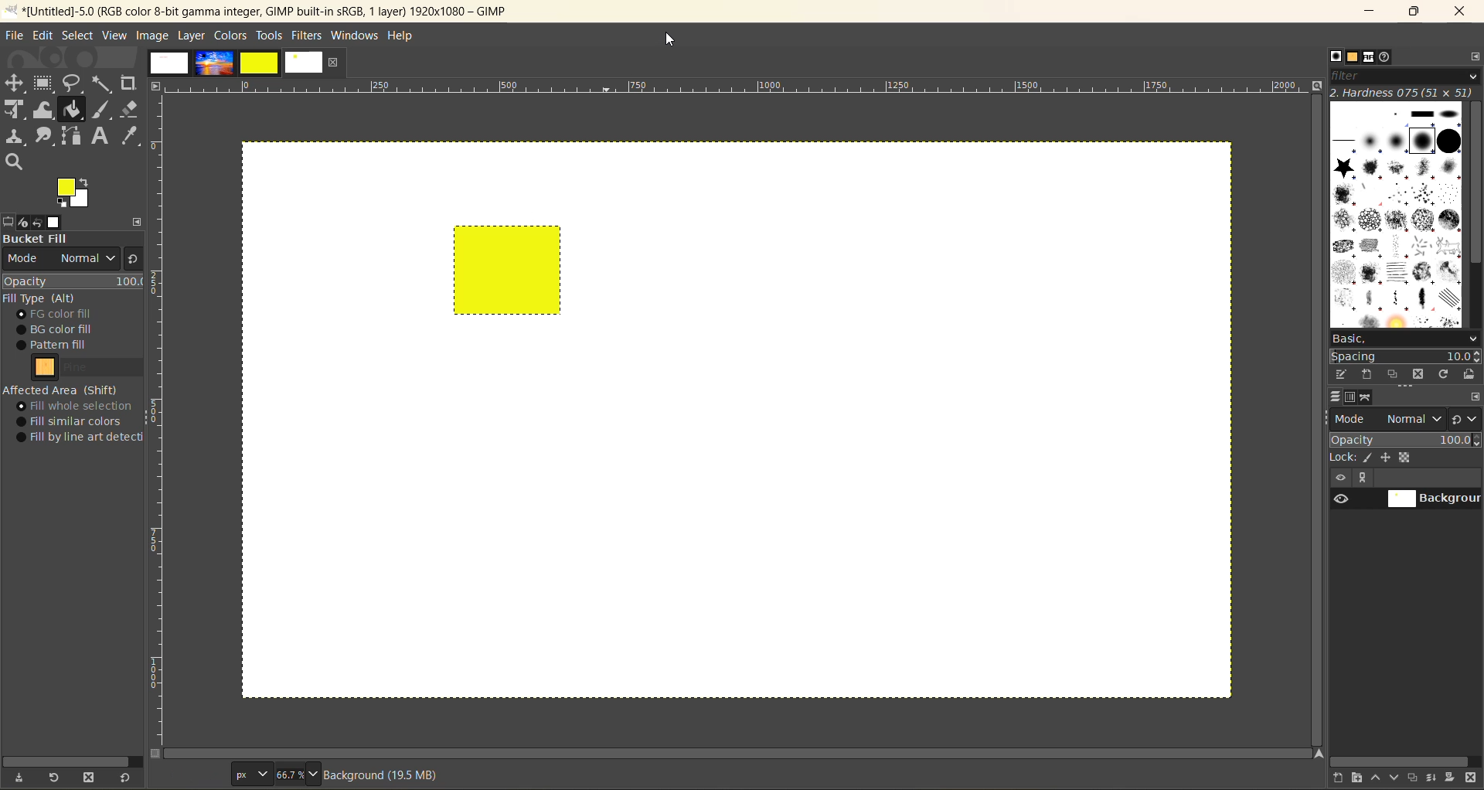 The width and height of the screenshot is (1484, 790). I want to click on images, so click(234, 66).